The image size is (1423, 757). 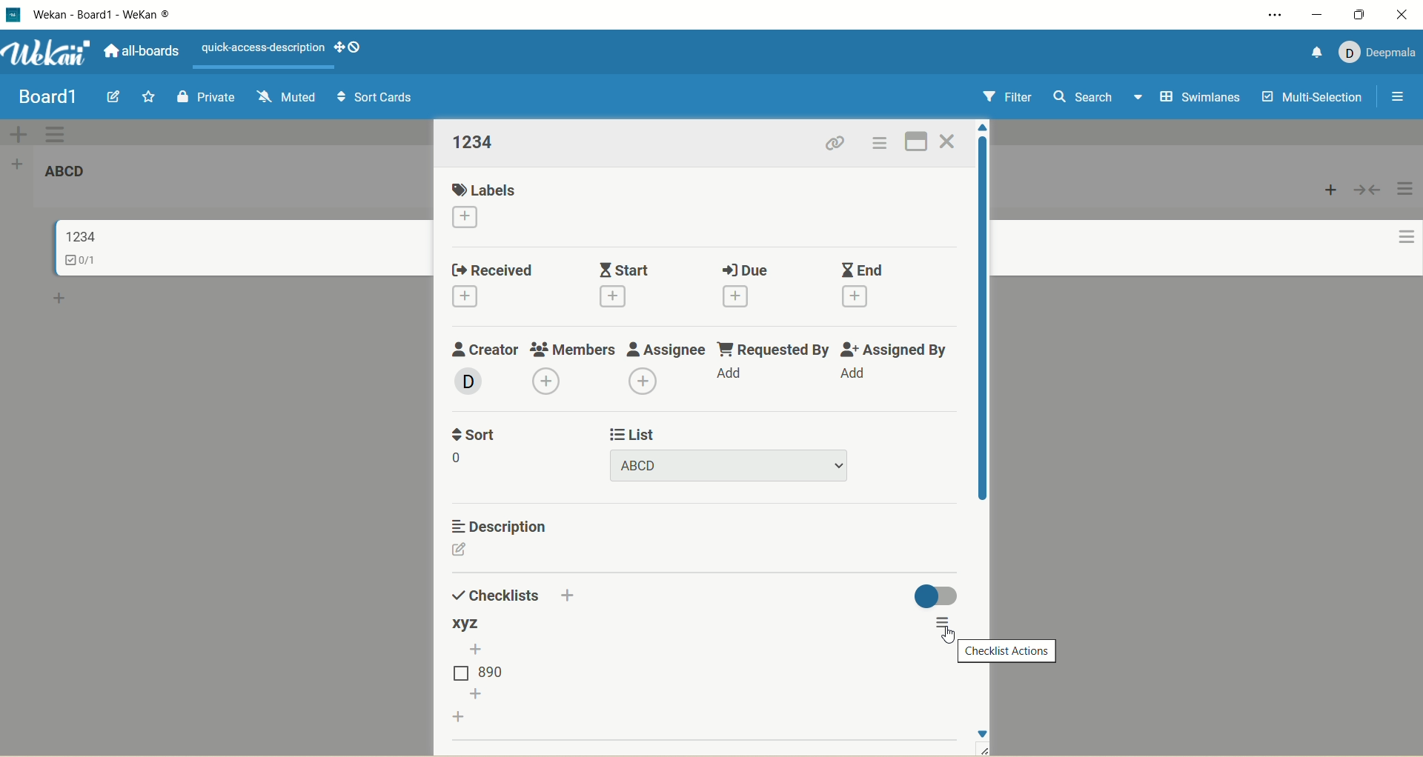 What do you see at coordinates (1001, 97) in the screenshot?
I see `filter` at bounding box center [1001, 97].